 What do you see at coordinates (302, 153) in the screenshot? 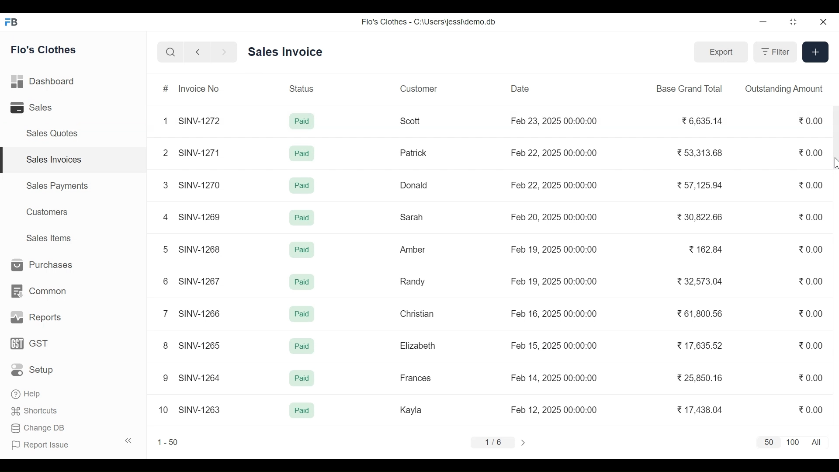
I see `Paid` at bounding box center [302, 153].